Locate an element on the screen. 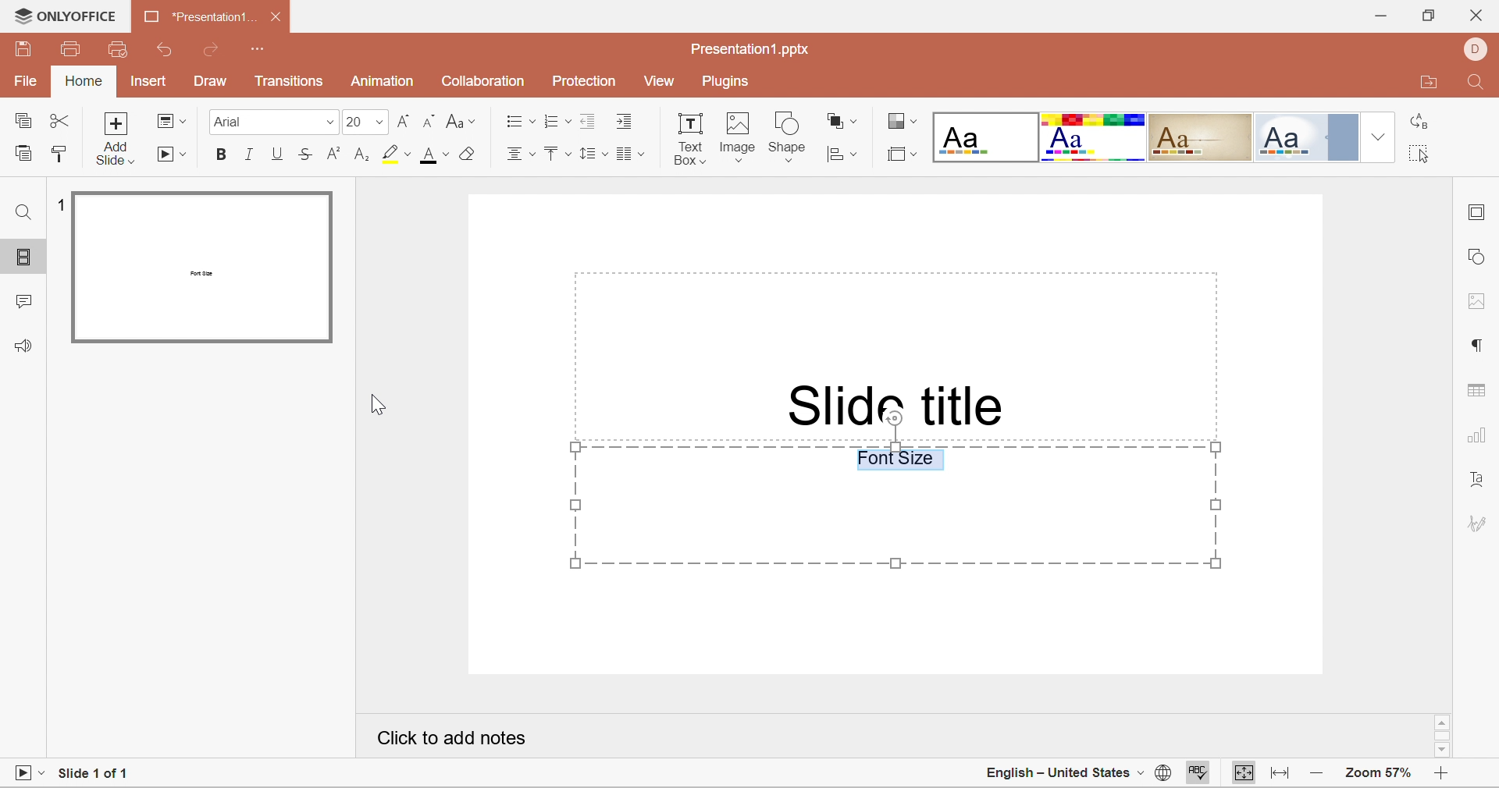  Animation is located at coordinates (382, 81).